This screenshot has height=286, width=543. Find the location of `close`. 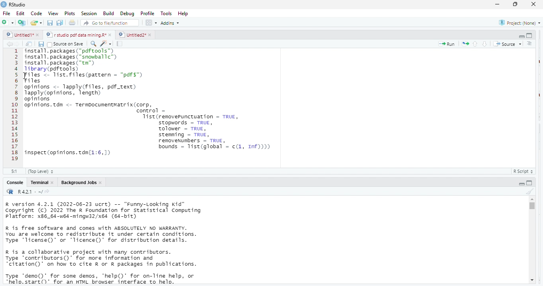

close is located at coordinates (534, 4).